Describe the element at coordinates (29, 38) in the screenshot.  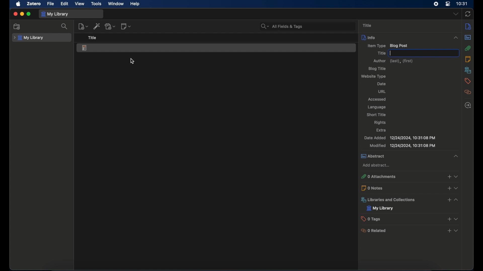
I see `my library` at that location.